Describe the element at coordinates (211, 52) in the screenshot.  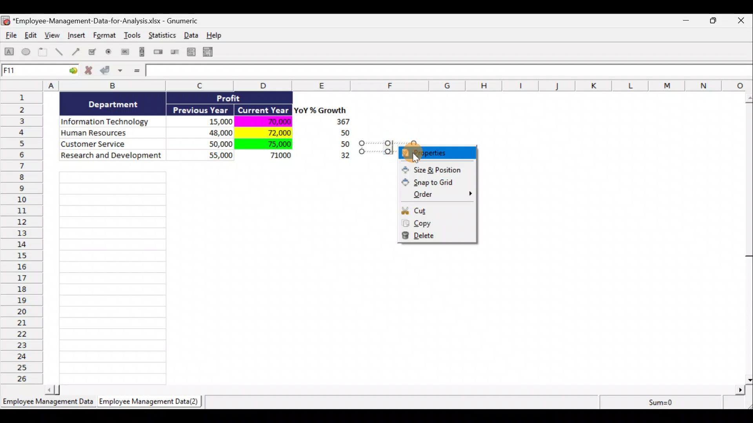
I see `Create a combo box` at that location.